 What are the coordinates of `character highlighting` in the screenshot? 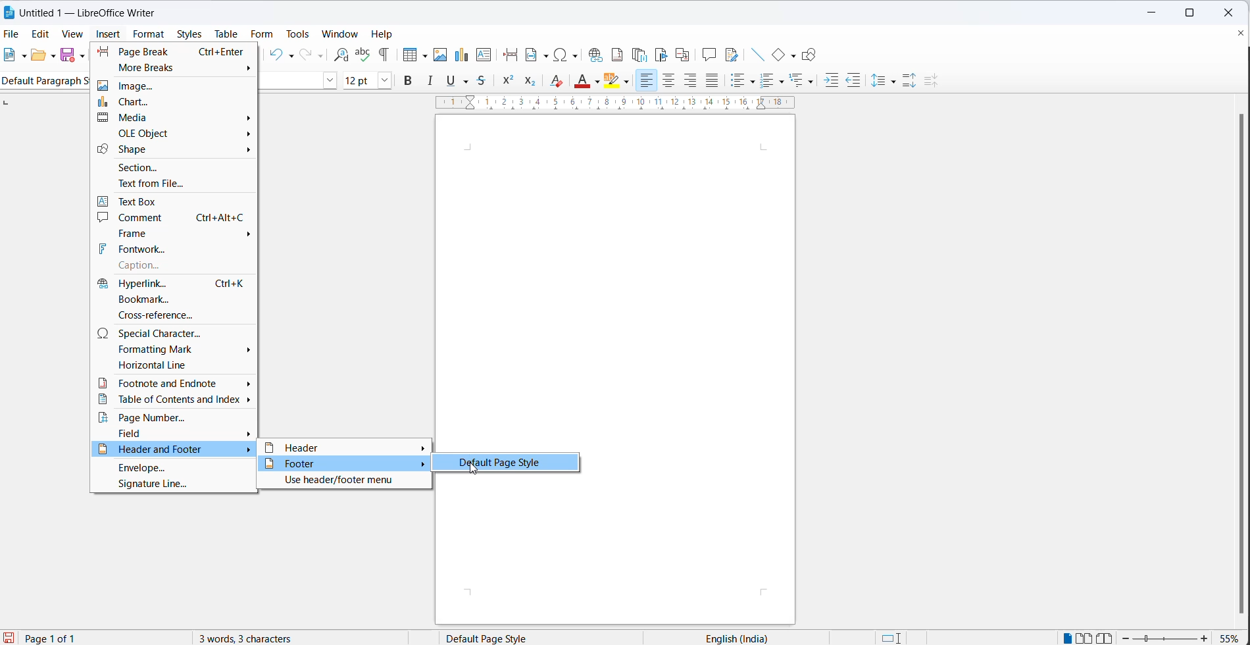 It's located at (628, 82).